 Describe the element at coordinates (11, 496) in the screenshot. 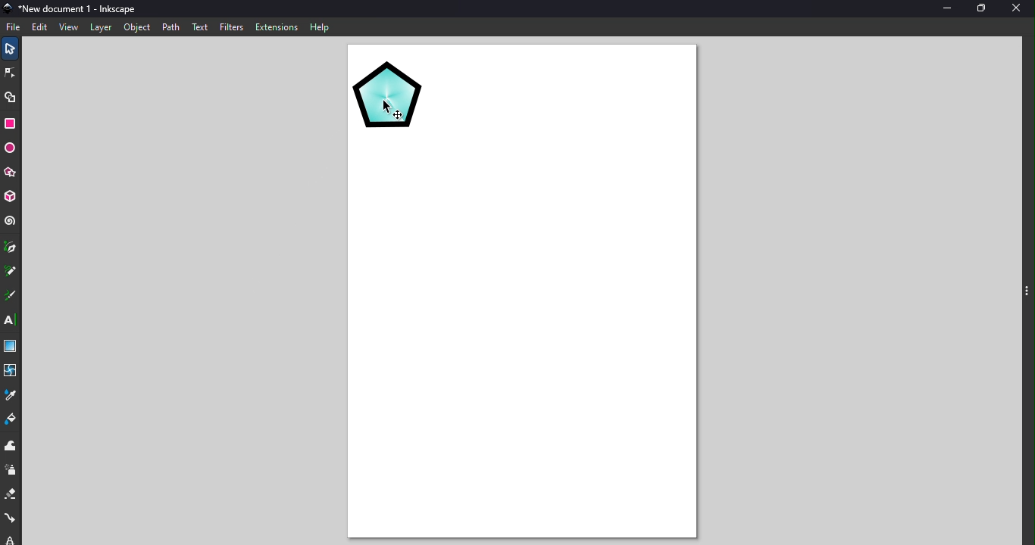

I see `Eraser tool` at that location.